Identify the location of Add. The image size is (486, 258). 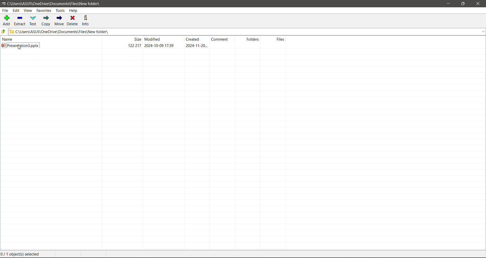
(7, 20).